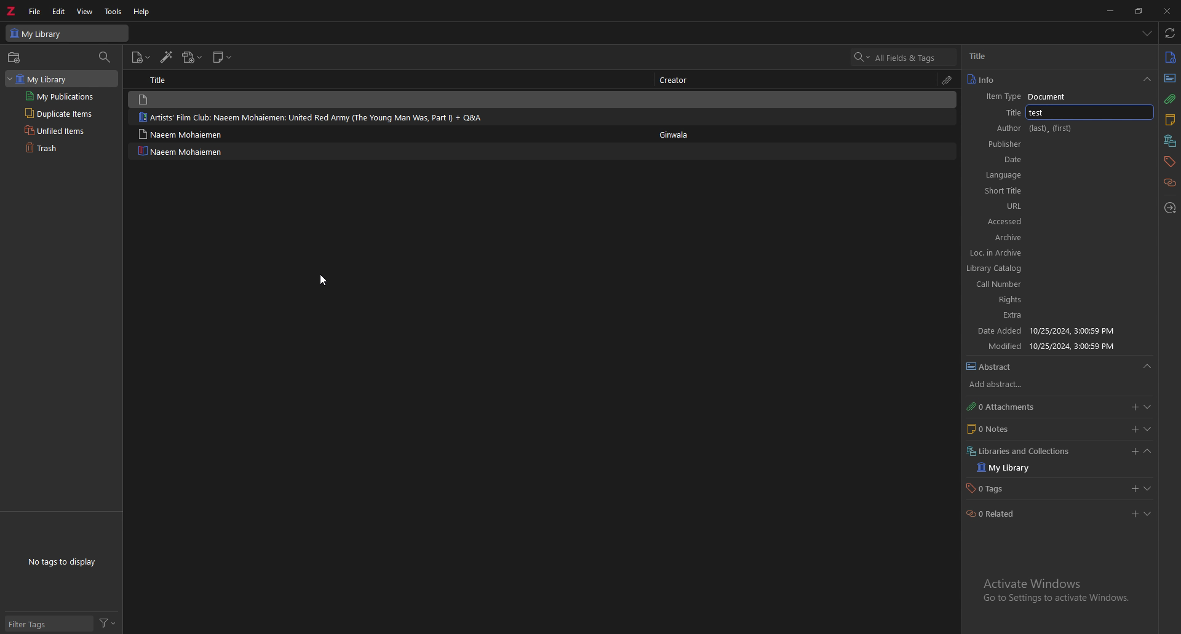 This screenshot has width=1181, height=634. Describe the element at coordinates (1131, 515) in the screenshot. I see `add libraries and collection` at that location.